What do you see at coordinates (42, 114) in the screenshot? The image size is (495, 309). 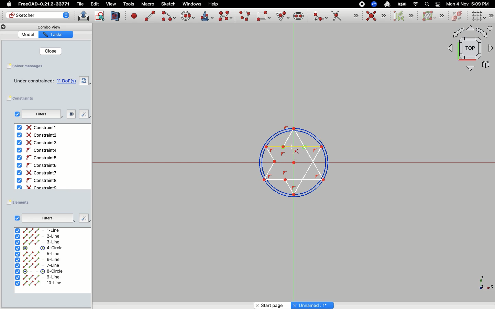 I see `Filters` at bounding box center [42, 114].